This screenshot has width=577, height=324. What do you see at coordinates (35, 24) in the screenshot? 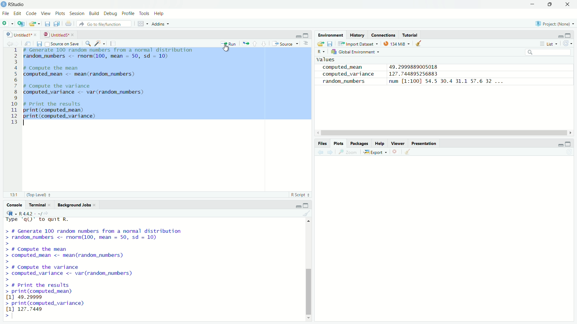
I see `open an existing file` at bounding box center [35, 24].